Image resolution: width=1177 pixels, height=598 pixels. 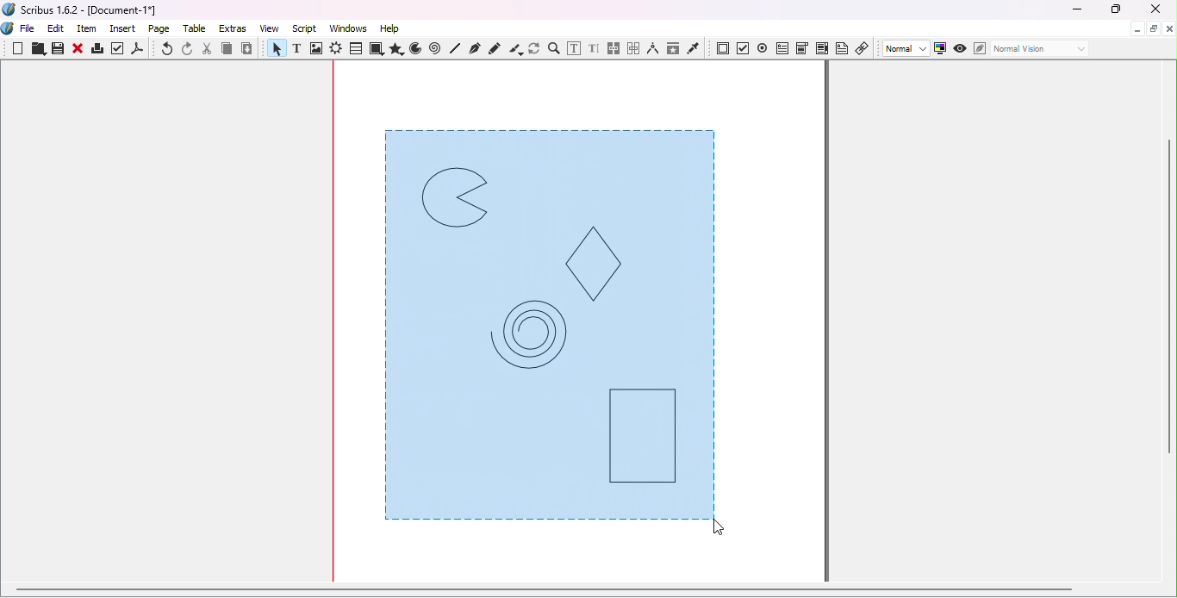 What do you see at coordinates (162, 30) in the screenshot?
I see `Page` at bounding box center [162, 30].